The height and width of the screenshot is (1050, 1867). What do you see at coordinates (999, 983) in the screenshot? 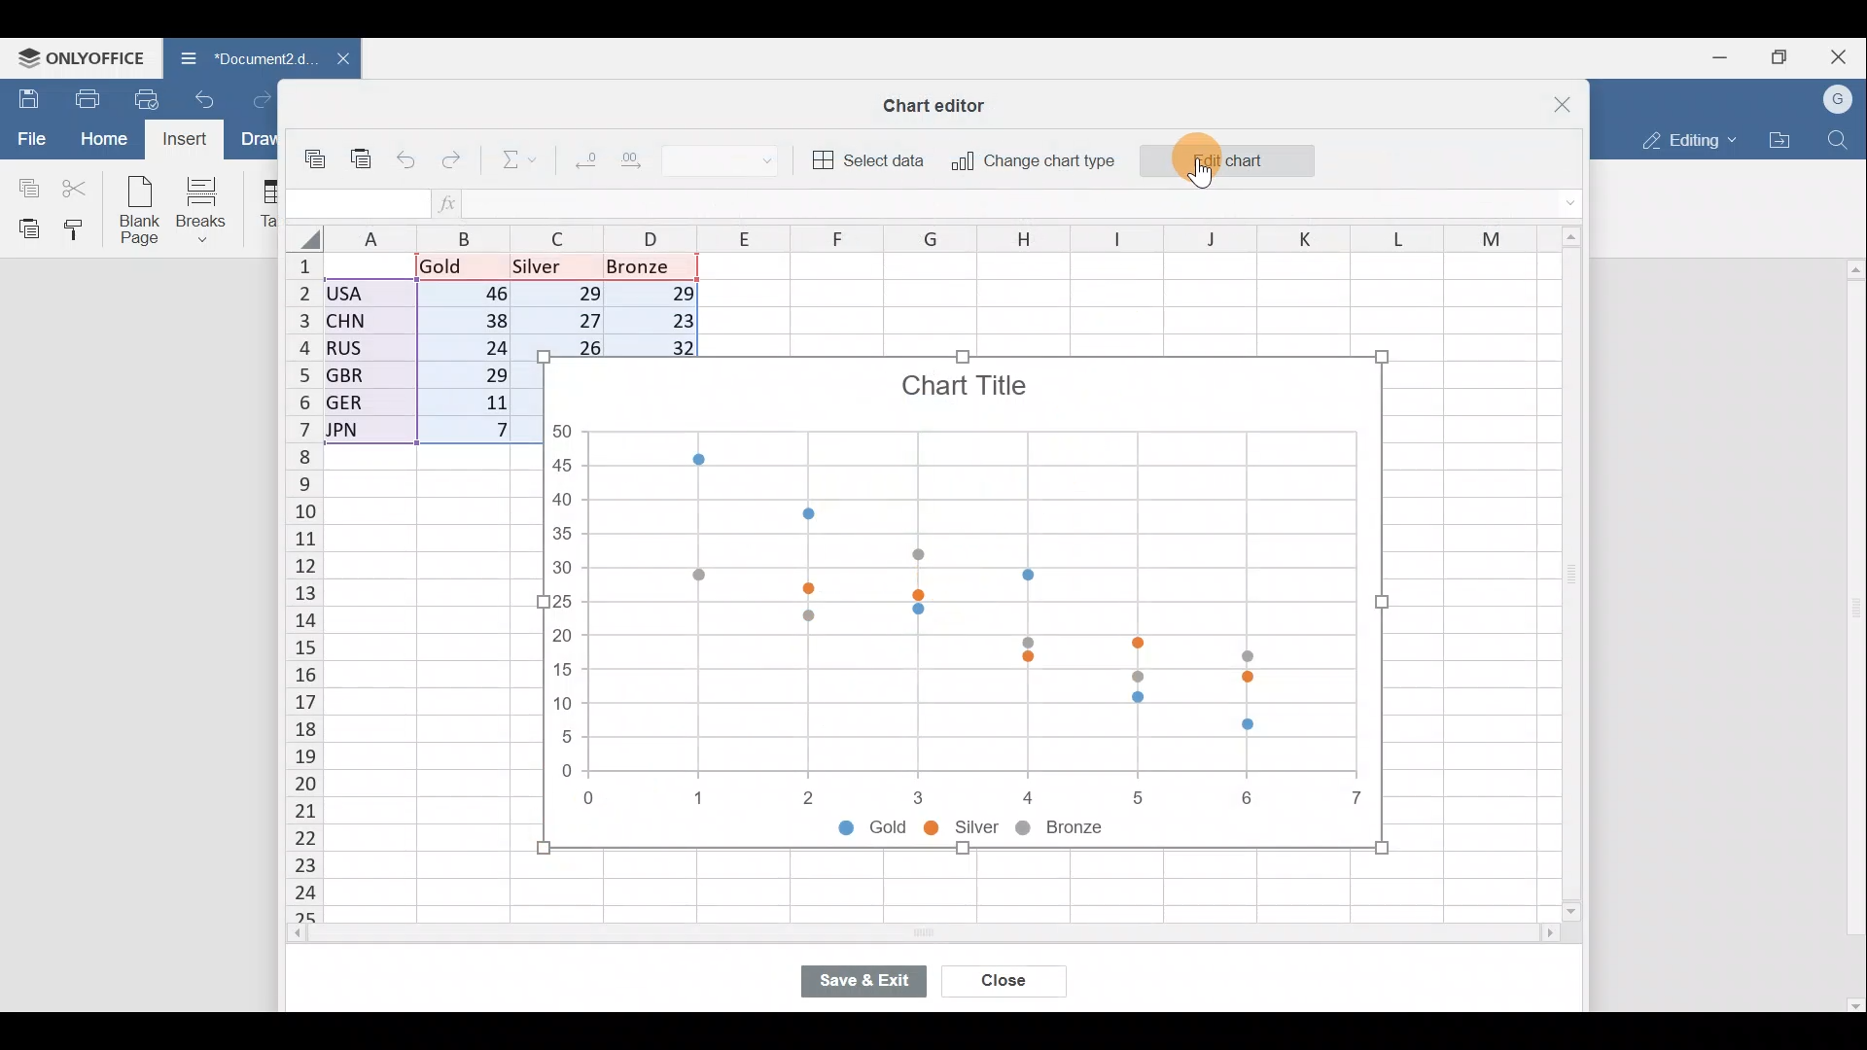
I see `Close` at bounding box center [999, 983].